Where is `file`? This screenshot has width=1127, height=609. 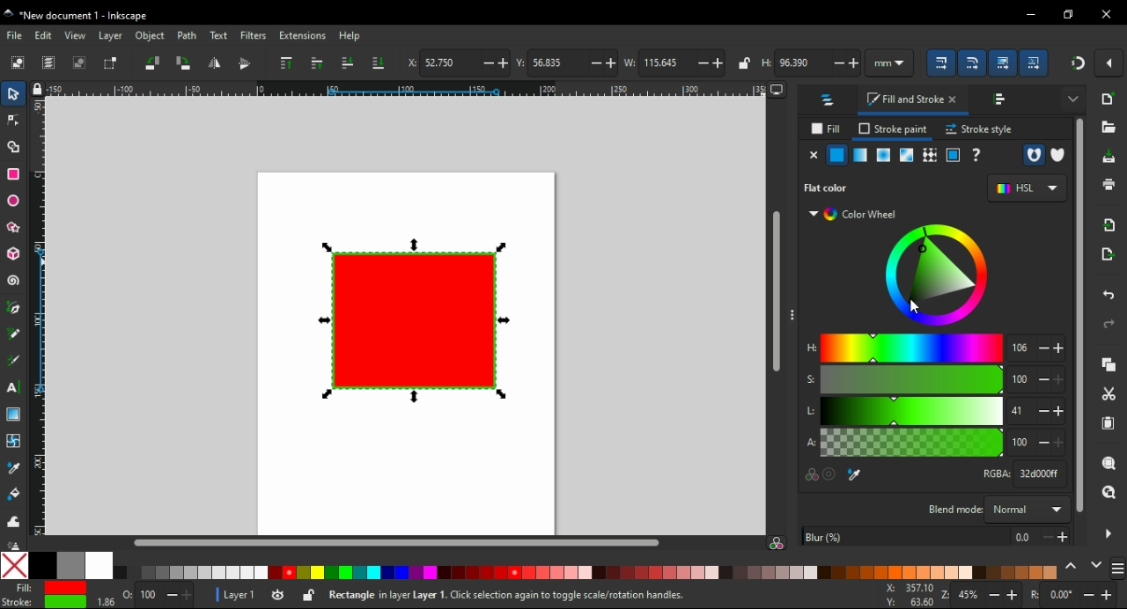 file is located at coordinates (16, 36).